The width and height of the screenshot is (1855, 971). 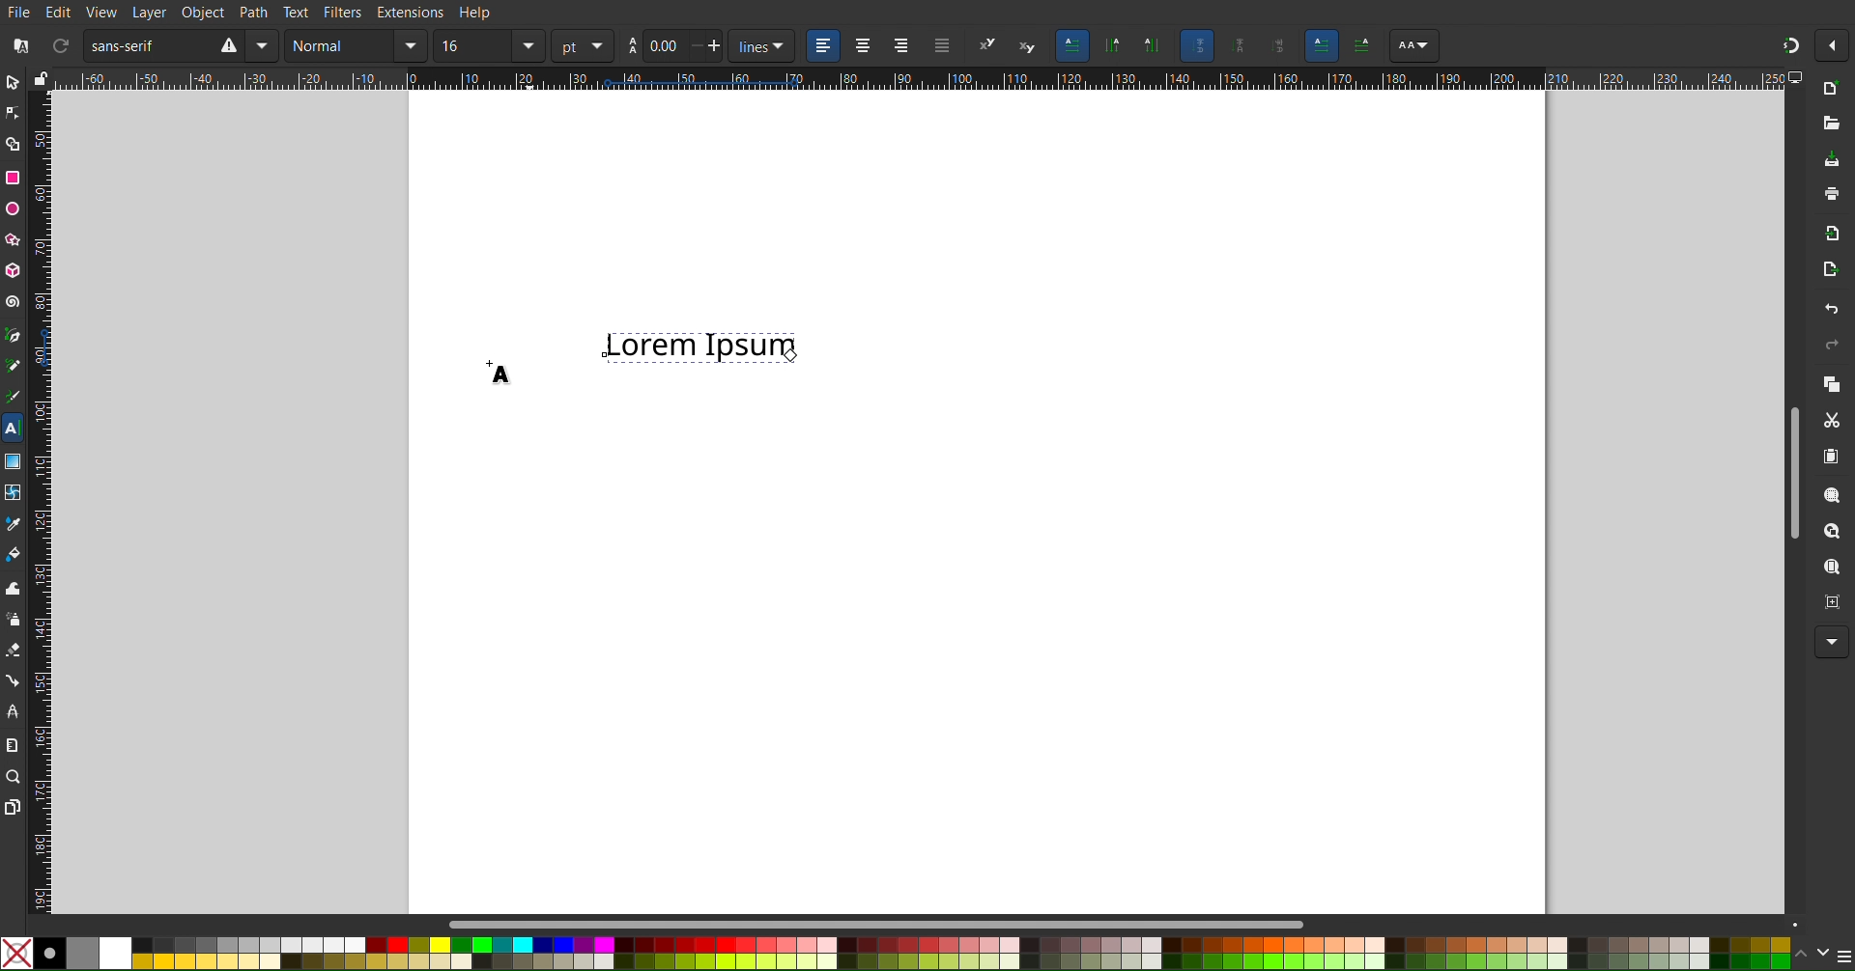 I want to click on refresh, so click(x=58, y=43).